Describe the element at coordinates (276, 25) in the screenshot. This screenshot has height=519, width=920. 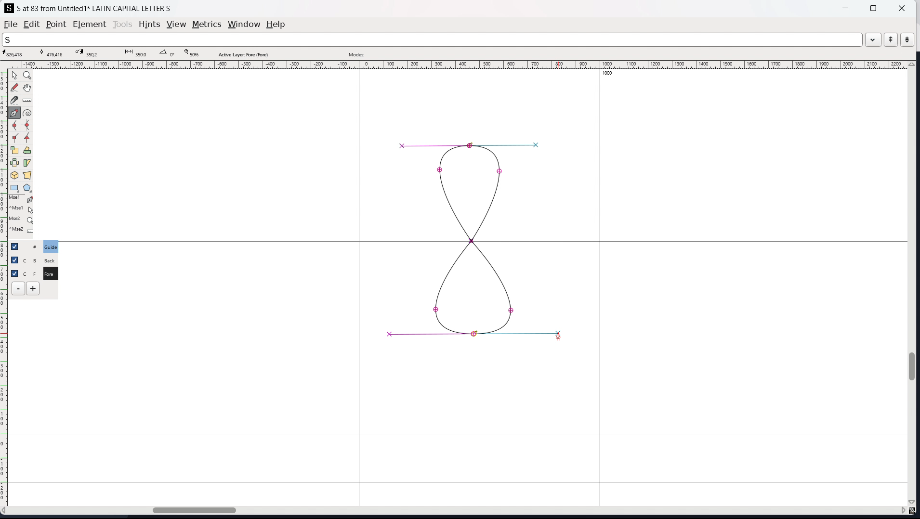
I see `help` at that location.